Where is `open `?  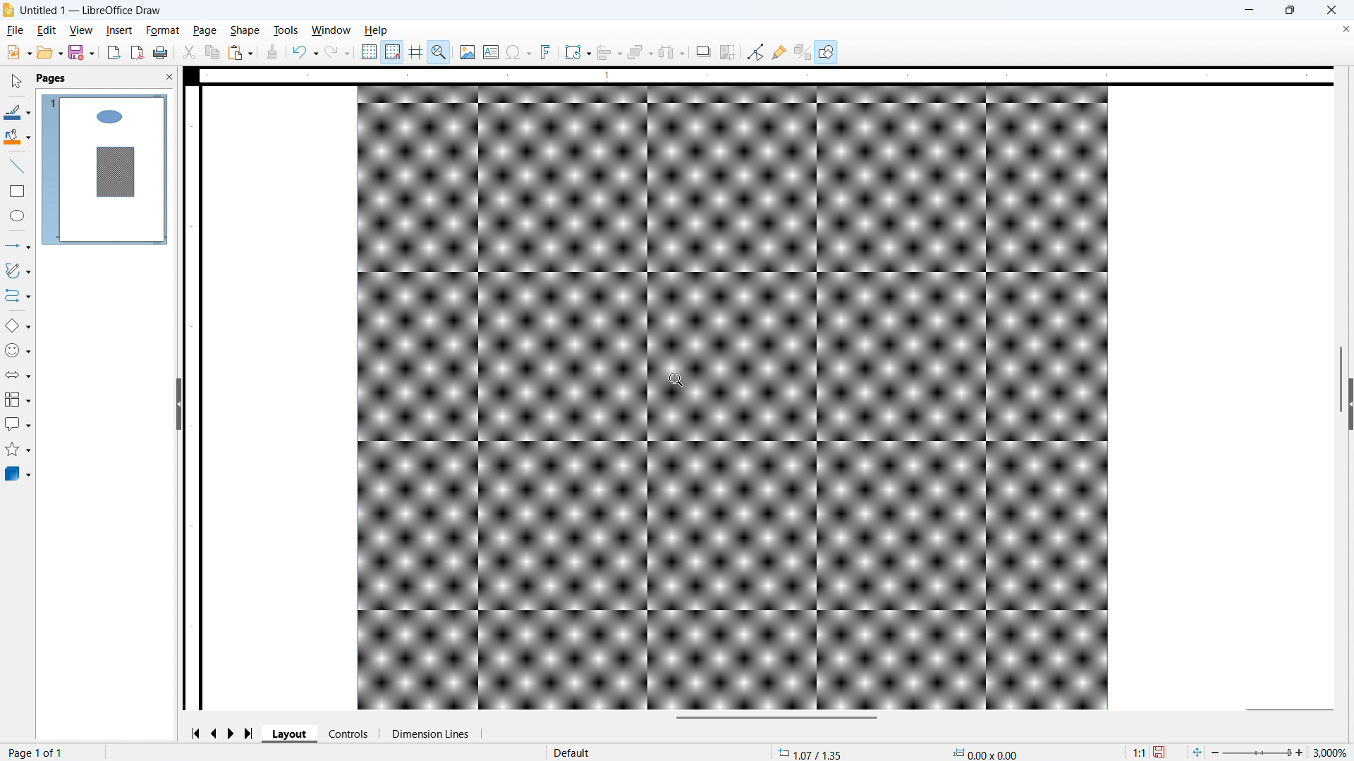
open  is located at coordinates (49, 53).